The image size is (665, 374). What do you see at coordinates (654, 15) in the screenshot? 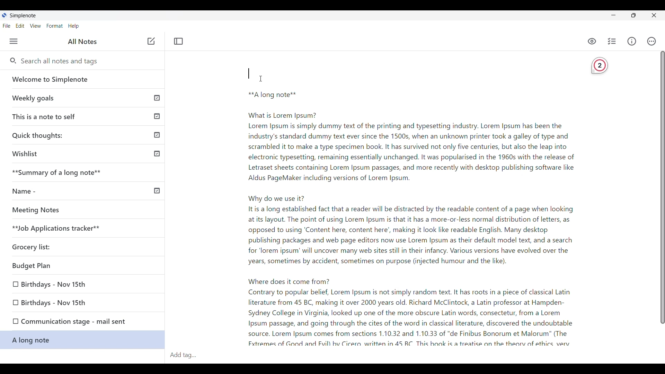
I see `Close interface` at bounding box center [654, 15].